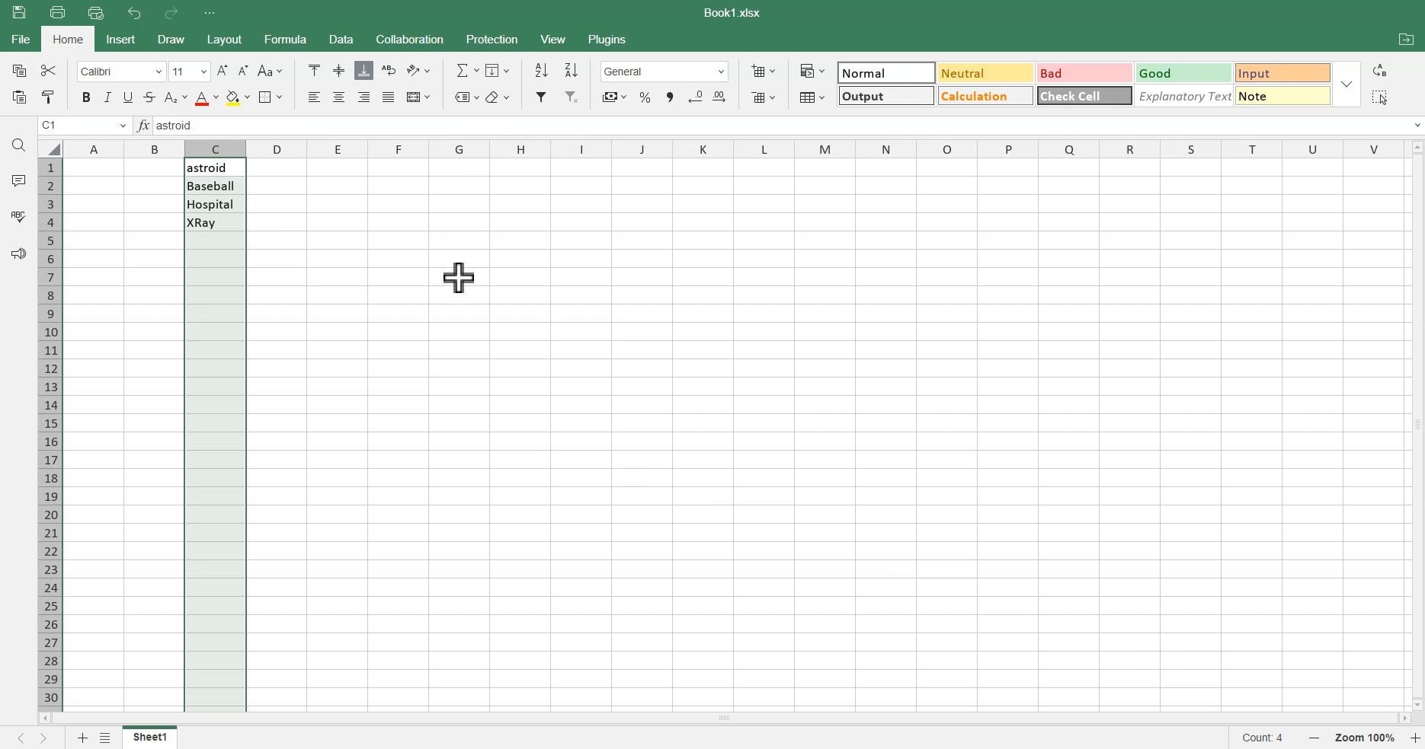 The width and height of the screenshot is (1425, 749). What do you see at coordinates (1416, 423) in the screenshot?
I see `Vertical scroll bar` at bounding box center [1416, 423].